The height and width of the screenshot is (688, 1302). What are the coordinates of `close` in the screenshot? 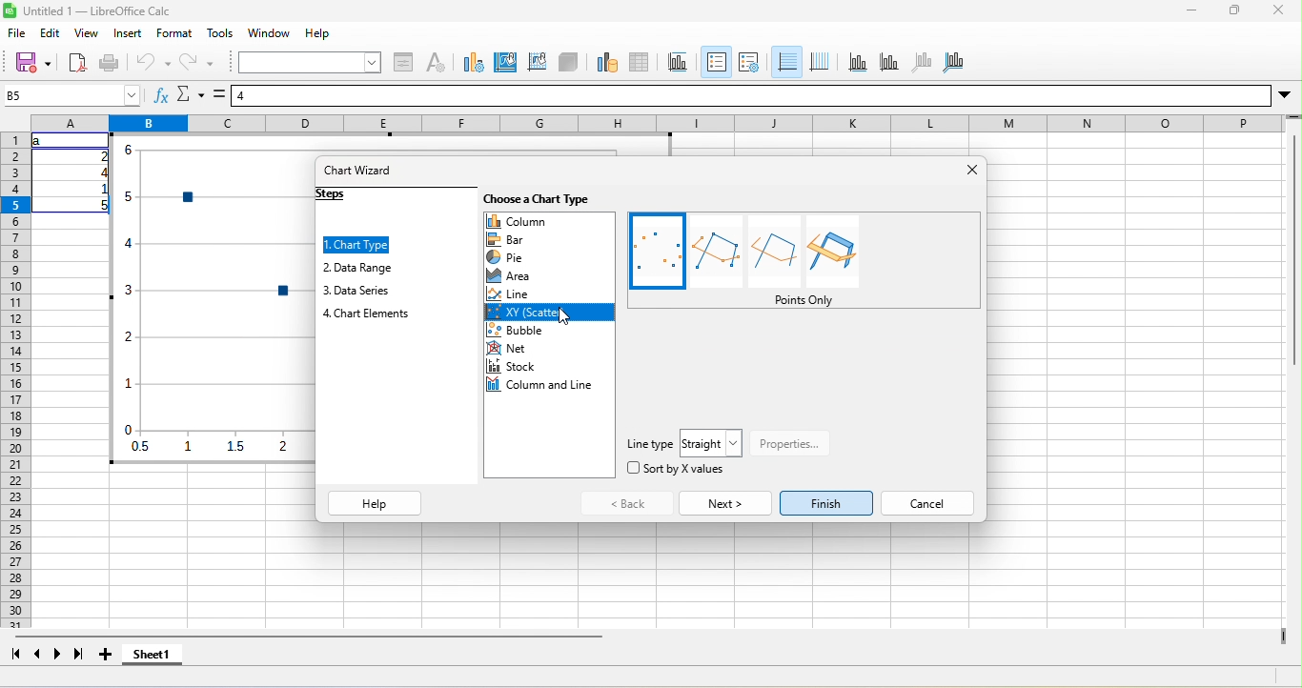 It's located at (1278, 10).